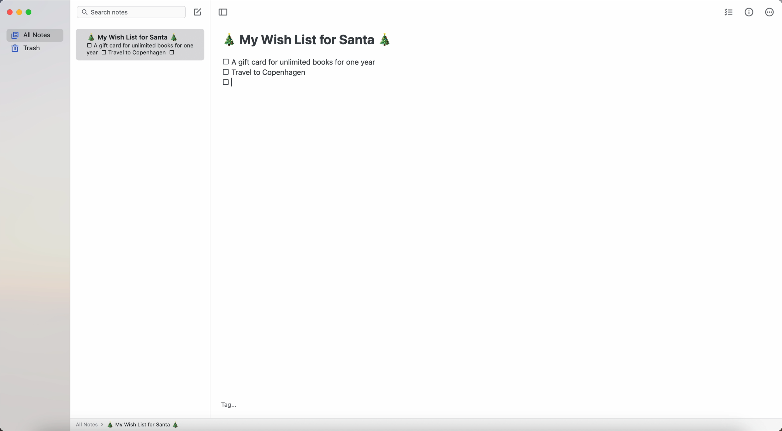 Image resolution: width=782 pixels, height=431 pixels. What do you see at coordinates (729, 13) in the screenshot?
I see `check list` at bounding box center [729, 13].